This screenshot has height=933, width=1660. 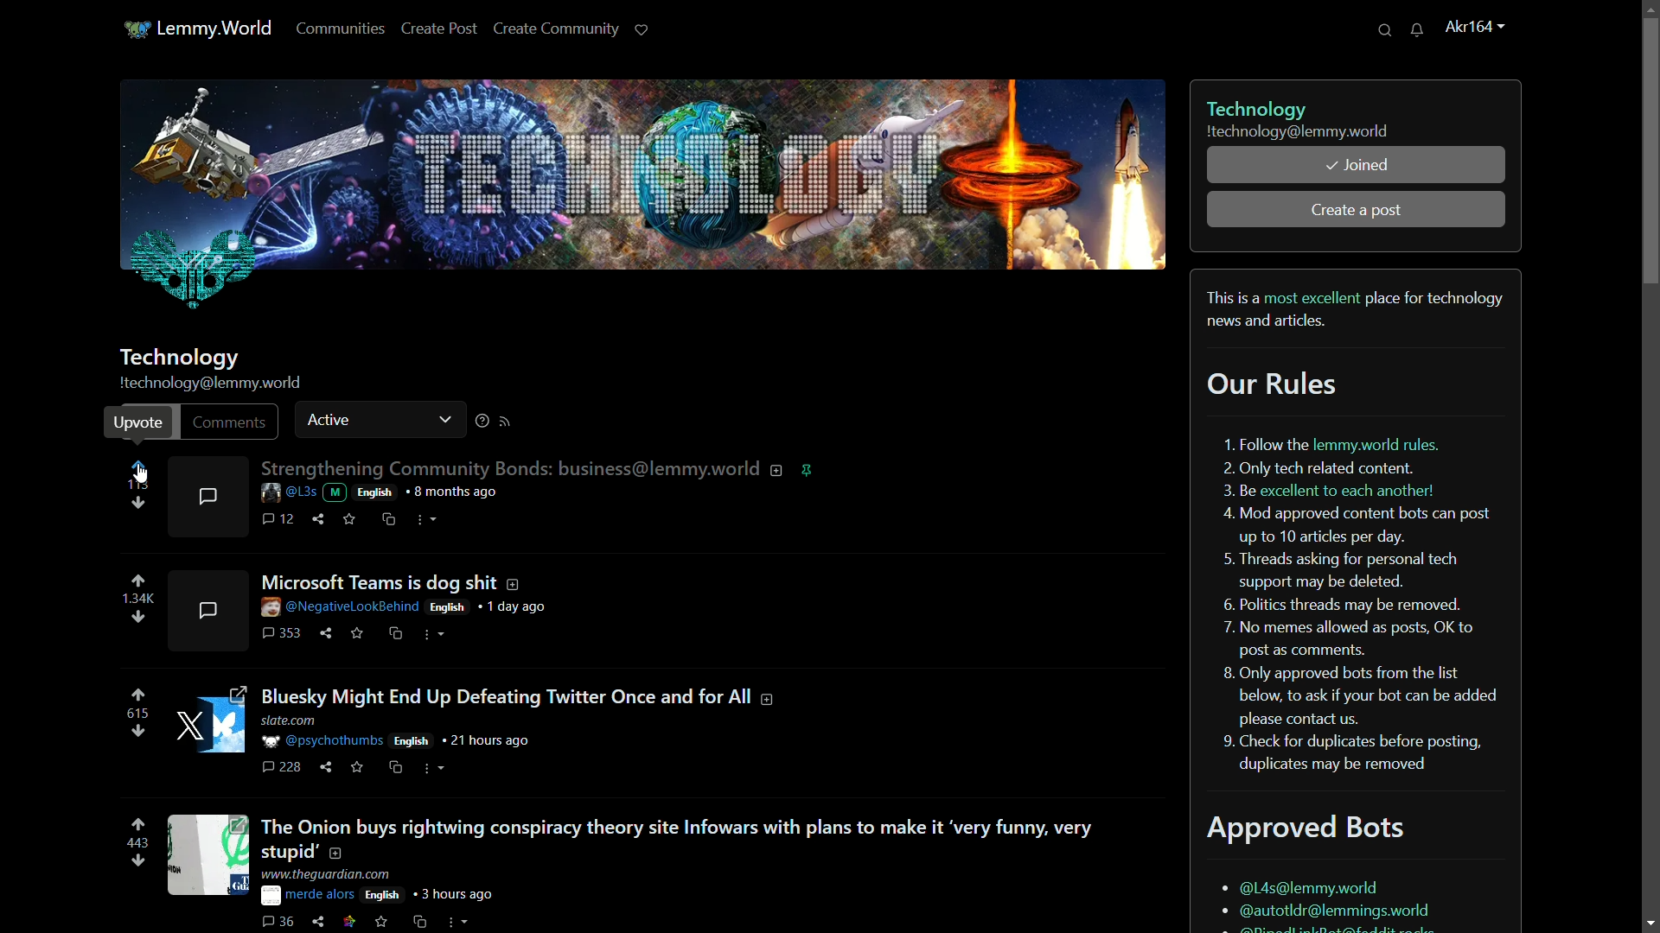 What do you see at coordinates (206, 612) in the screenshot?
I see `` at bounding box center [206, 612].